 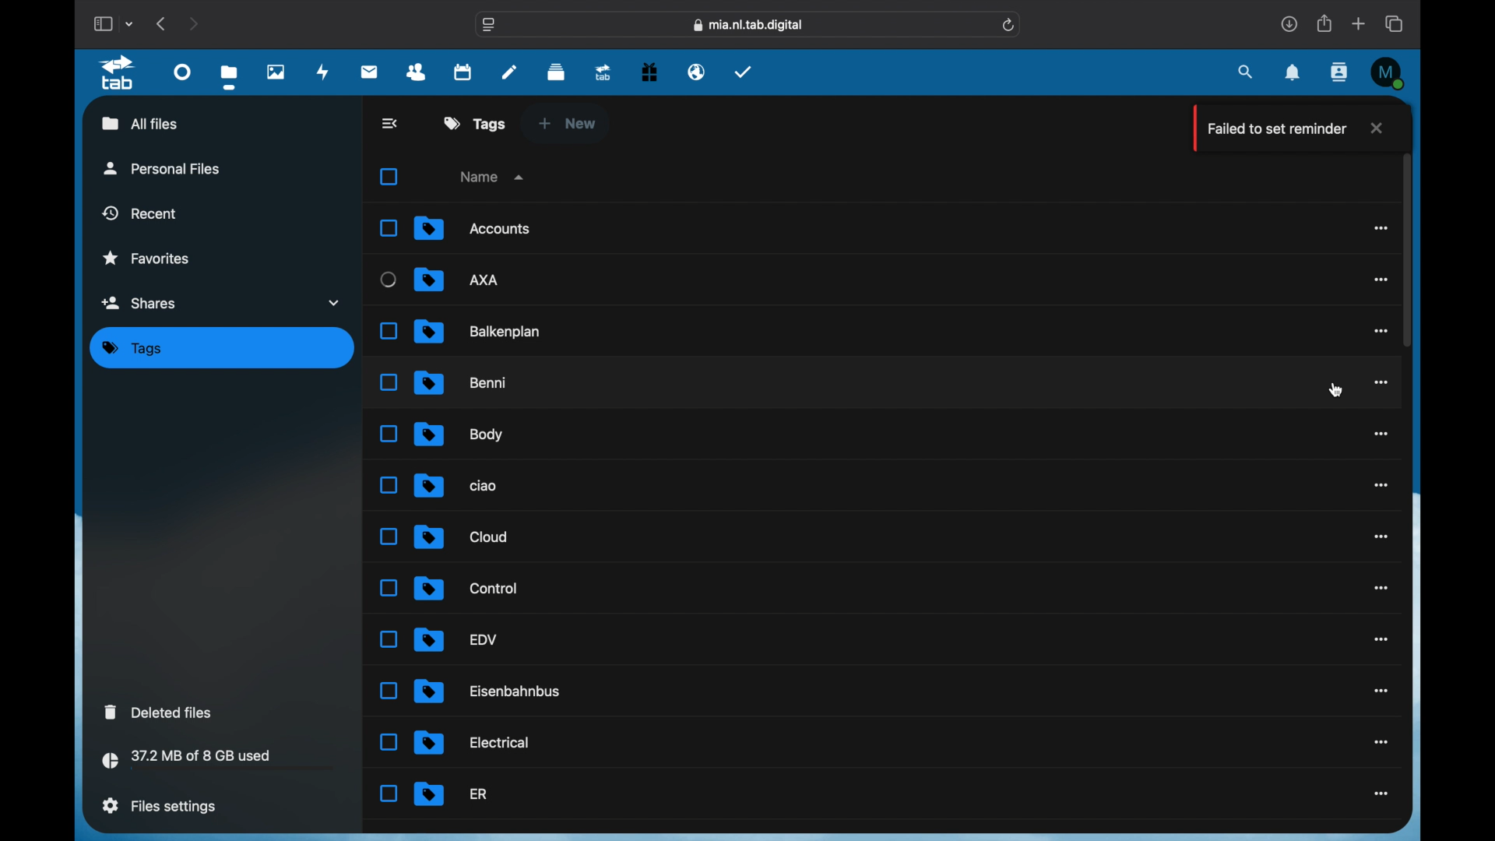 I want to click on more options, so click(x=1382, y=743).